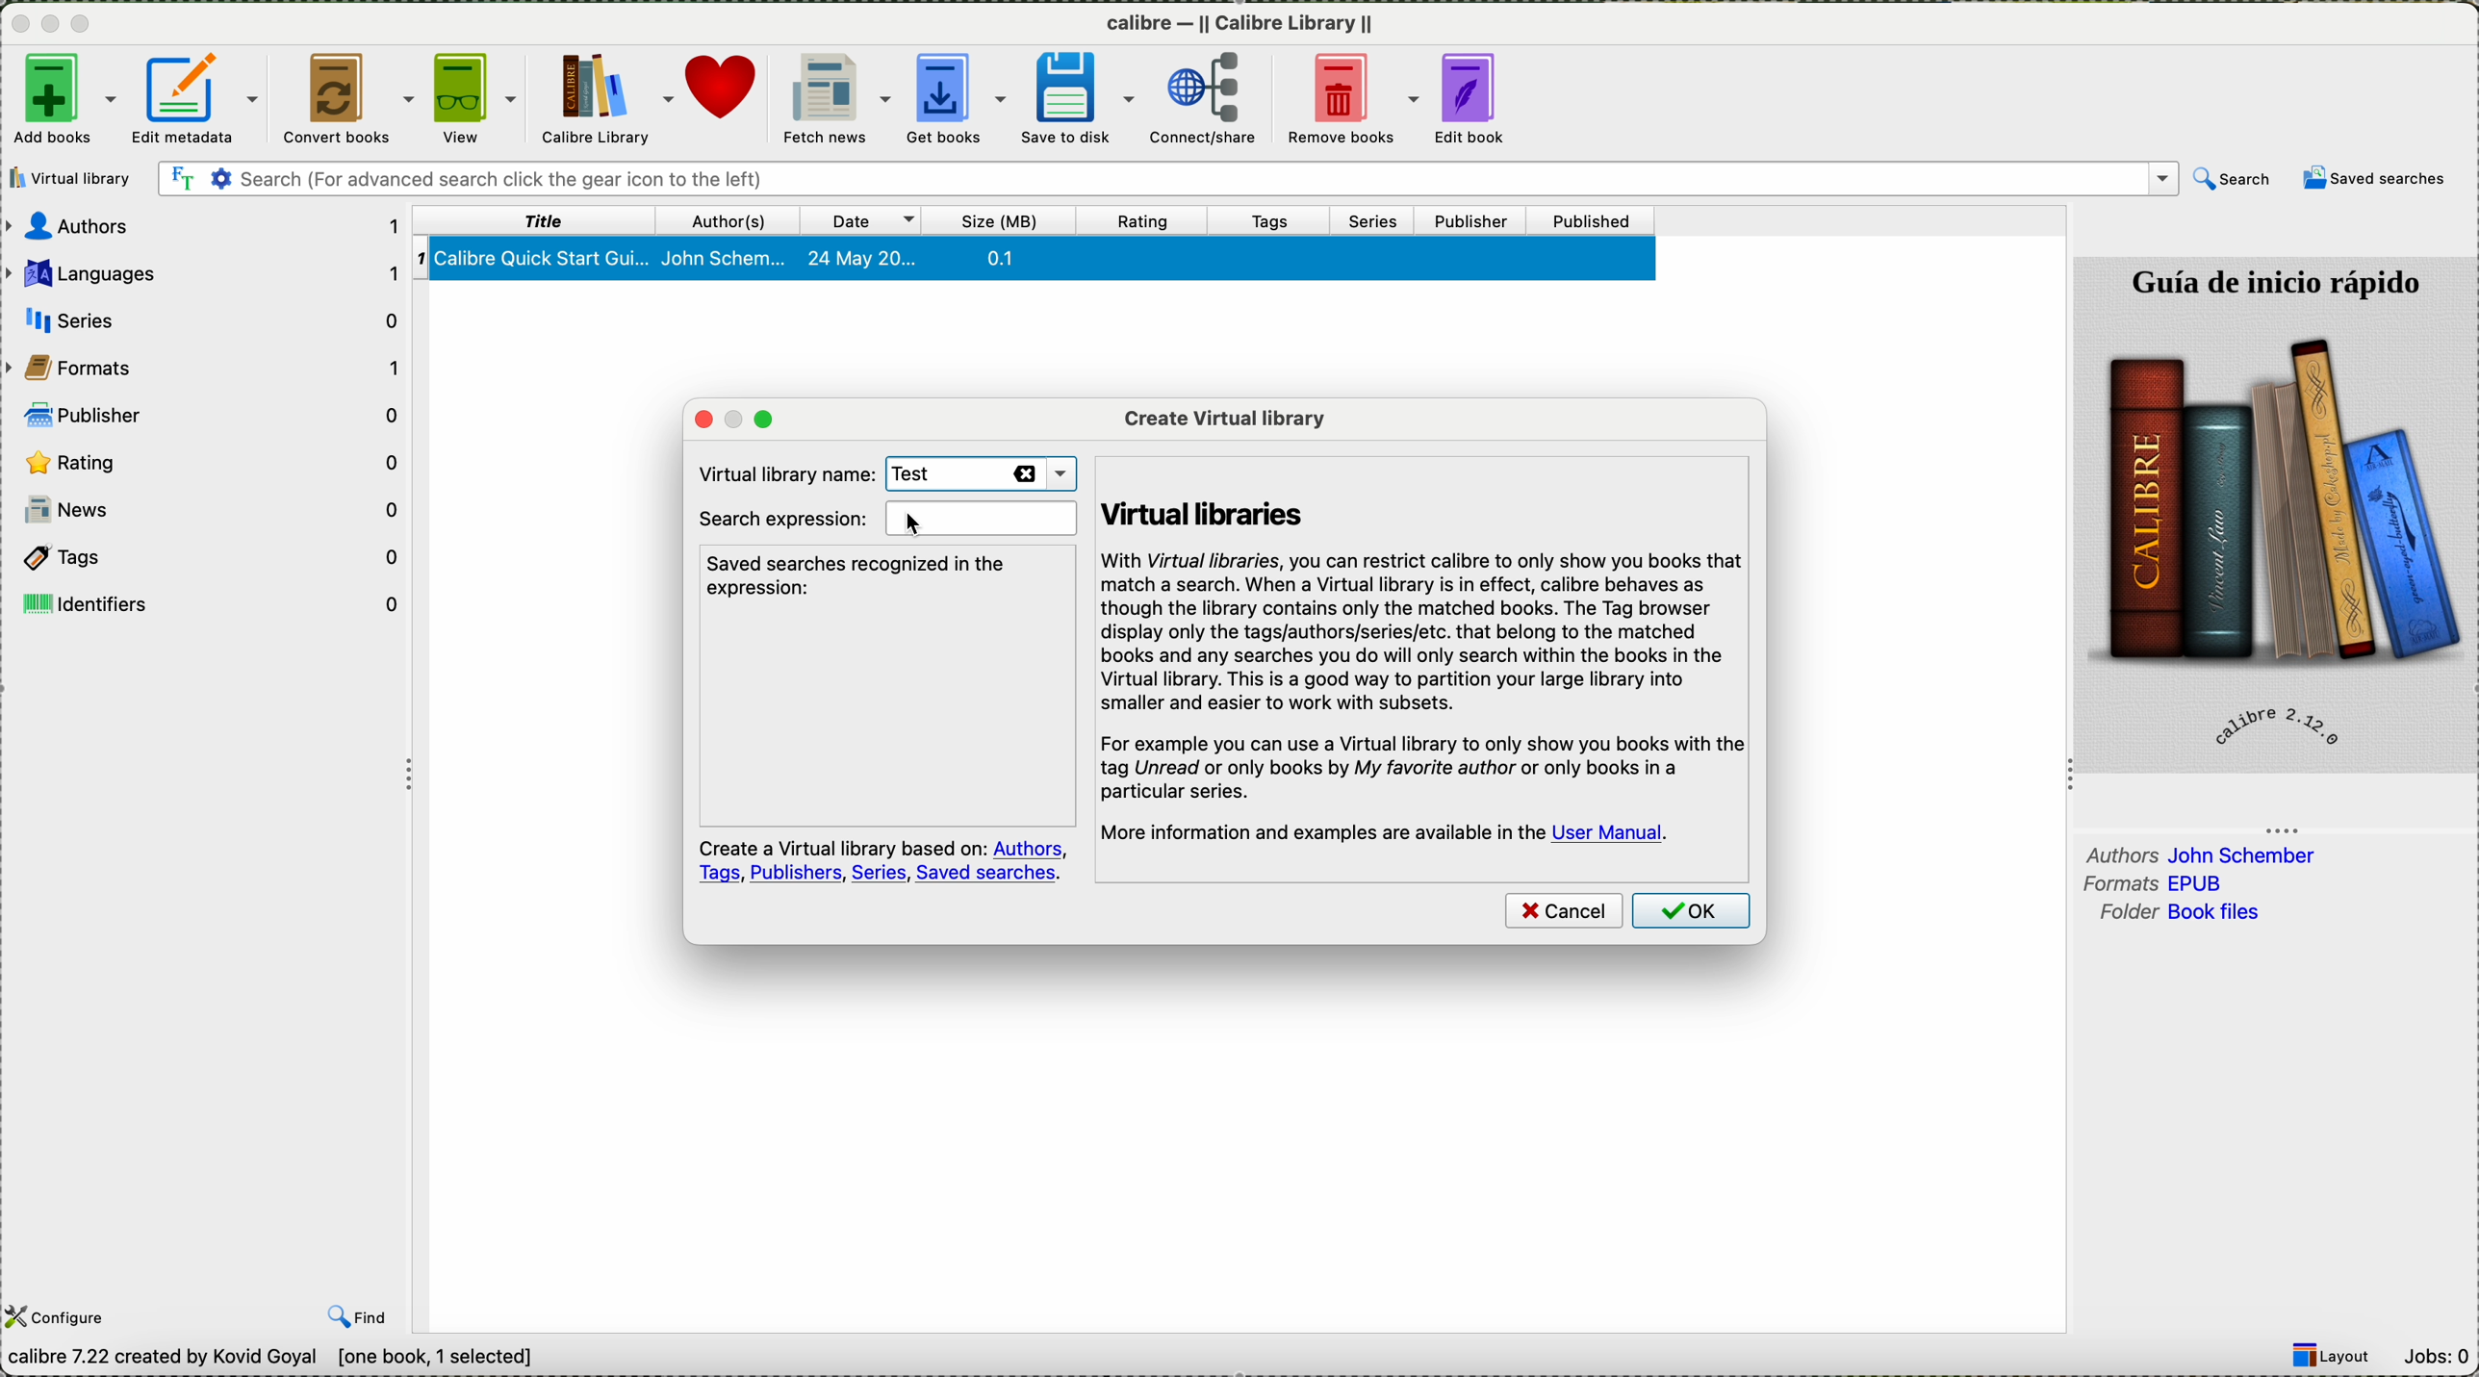 This screenshot has height=1377, width=2479. Describe the element at coordinates (1143, 220) in the screenshot. I see `rating` at that location.